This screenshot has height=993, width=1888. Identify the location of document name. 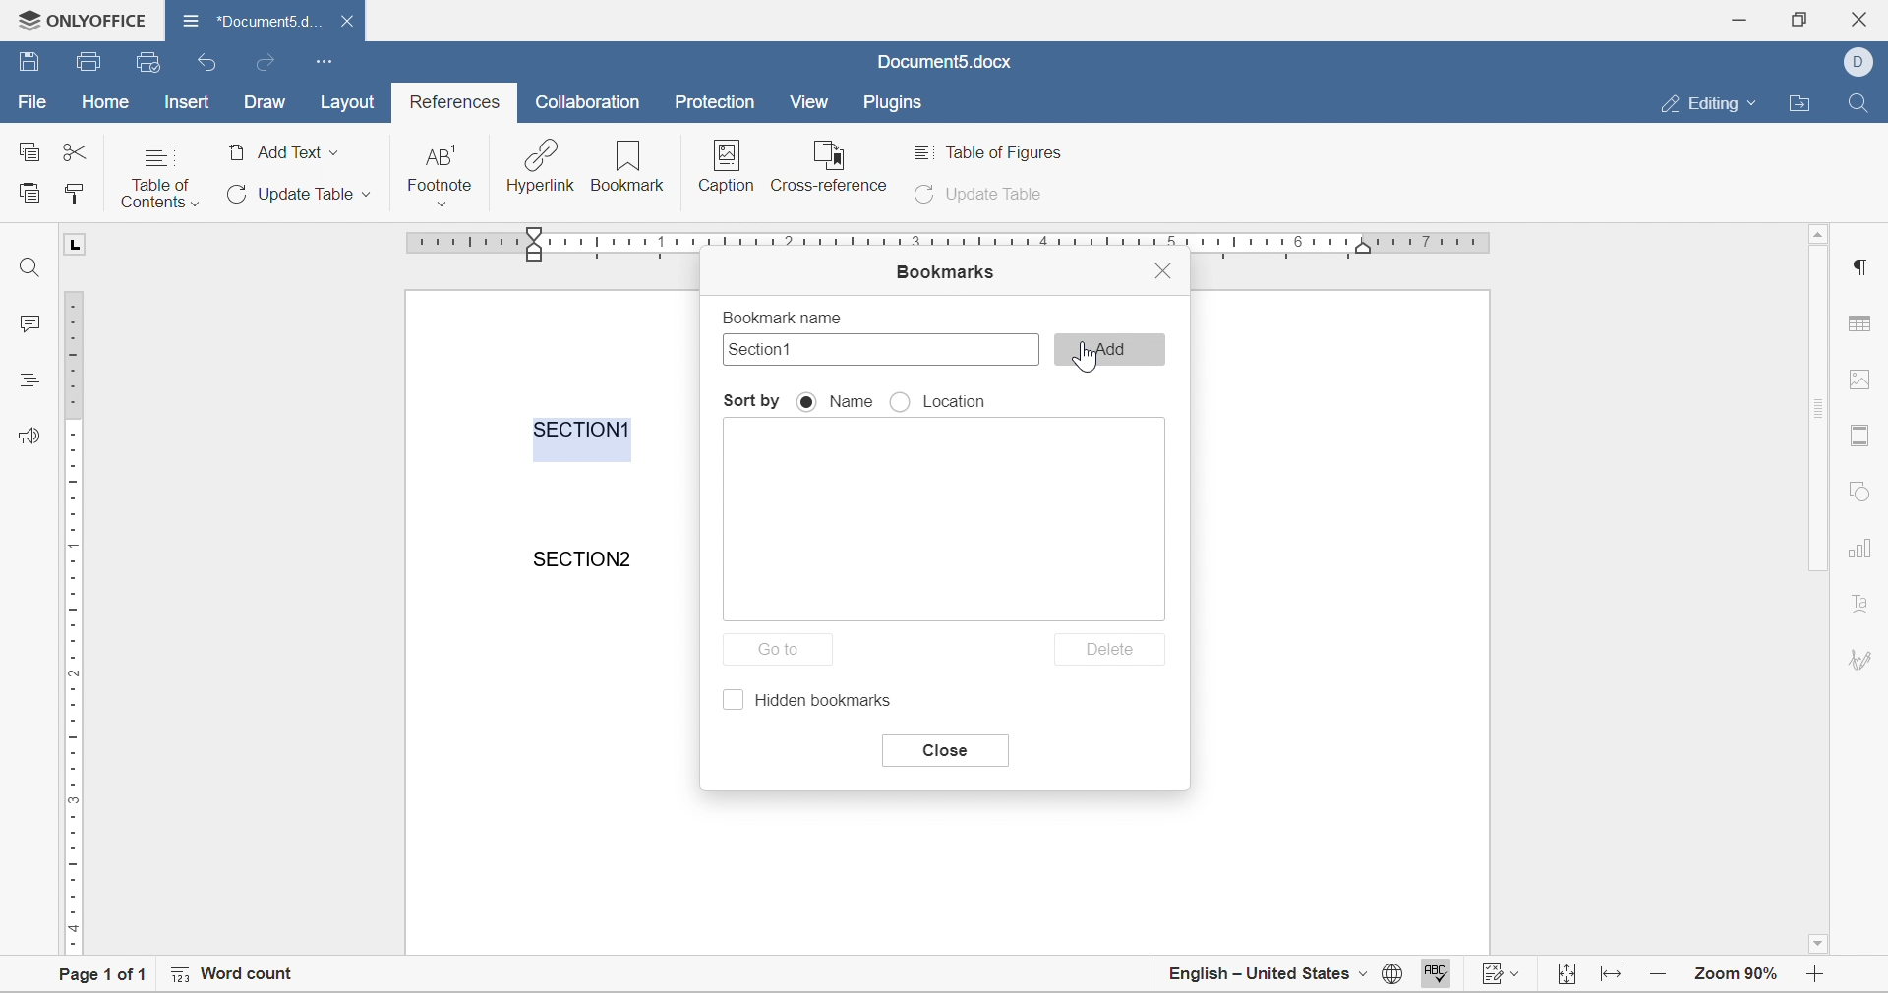
(250, 19).